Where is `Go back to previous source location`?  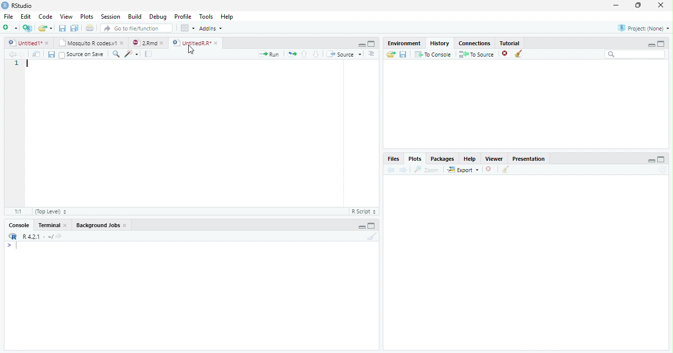 Go back to previous source location is located at coordinates (11, 55).